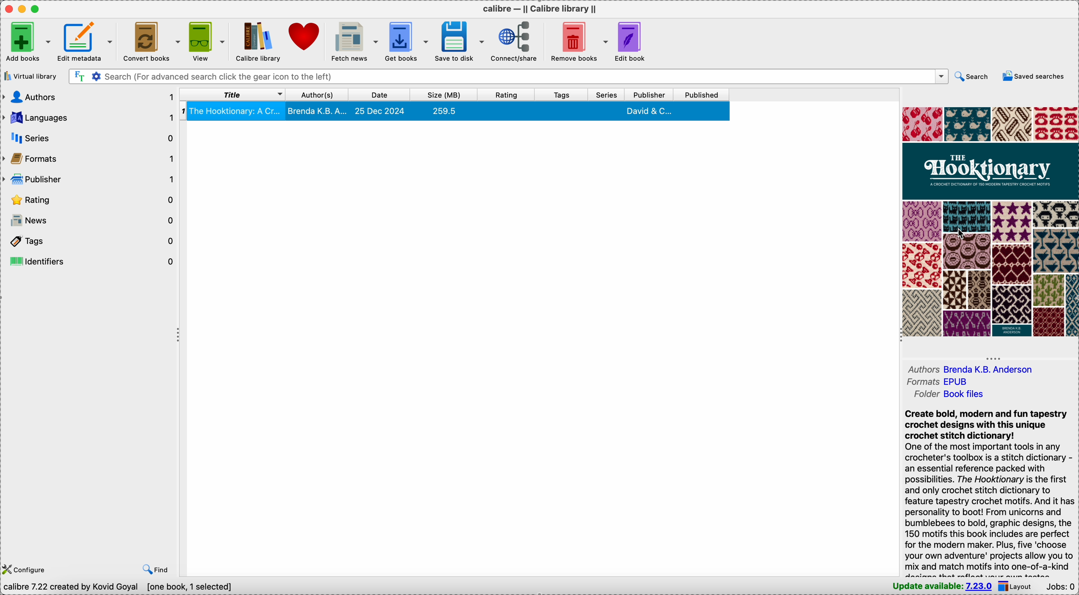 The width and height of the screenshot is (1079, 595). I want to click on Jobs: 0, so click(1061, 587).